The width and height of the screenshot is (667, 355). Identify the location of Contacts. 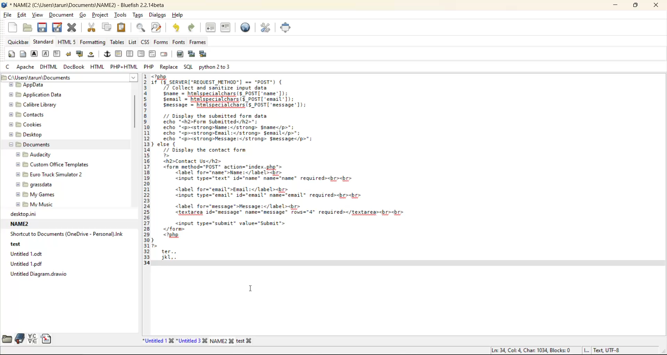
(26, 115).